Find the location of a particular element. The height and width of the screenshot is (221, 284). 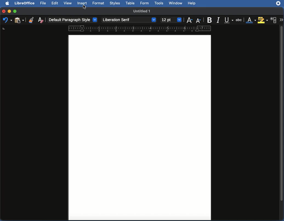

Clone formatting is located at coordinates (32, 19).